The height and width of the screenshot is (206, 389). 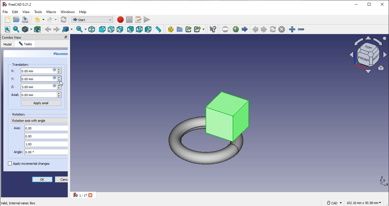 What do you see at coordinates (17, 4) in the screenshot?
I see ` FreeCAD 0.21.2` at bounding box center [17, 4].